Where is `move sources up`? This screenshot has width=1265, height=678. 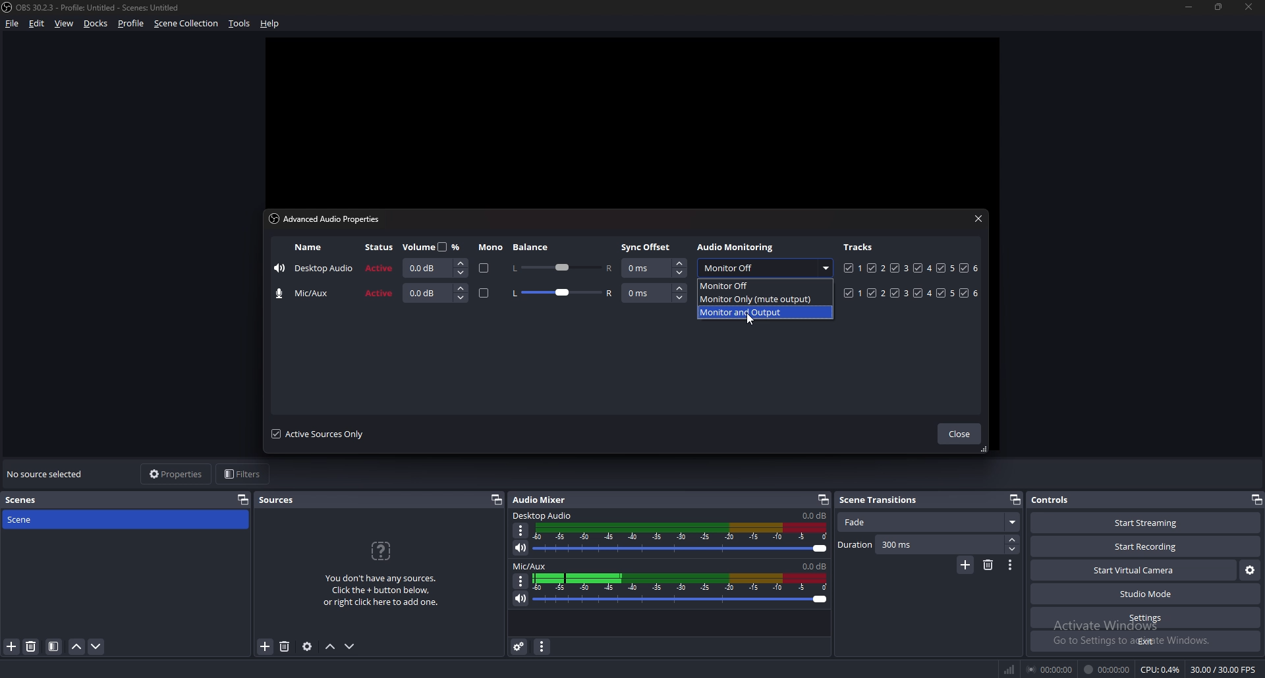
move sources up is located at coordinates (331, 646).